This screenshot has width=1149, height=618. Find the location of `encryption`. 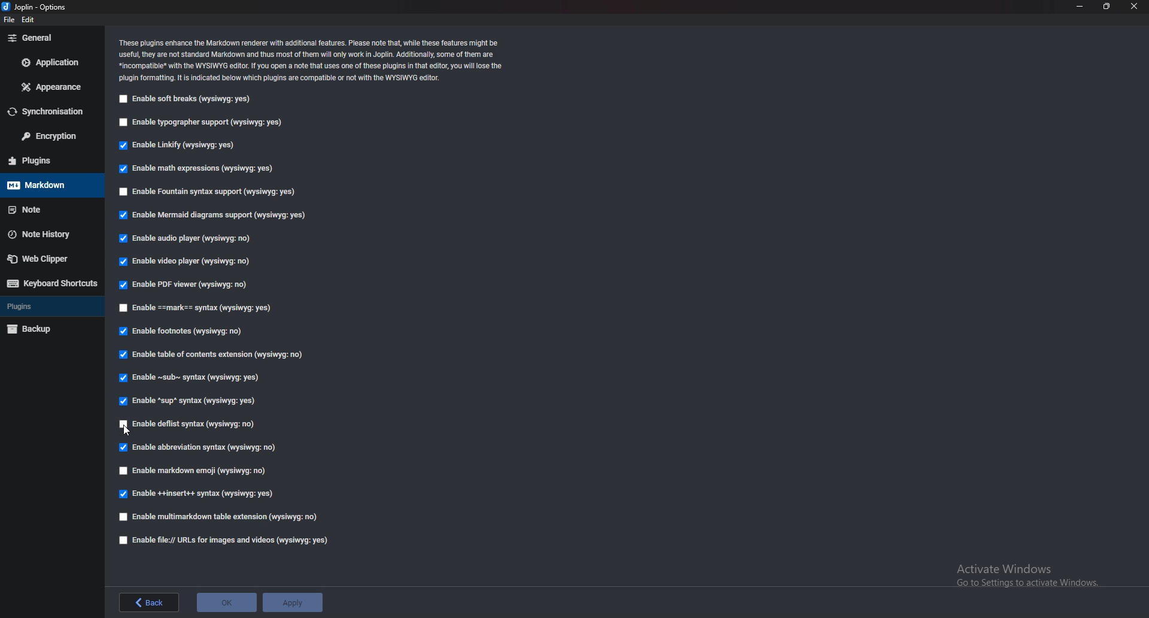

encryption is located at coordinates (50, 135).